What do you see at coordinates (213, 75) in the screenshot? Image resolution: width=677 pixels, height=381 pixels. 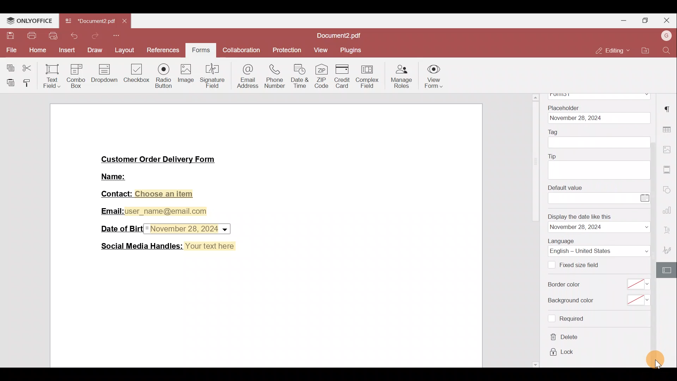 I see `Signature field` at bounding box center [213, 75].